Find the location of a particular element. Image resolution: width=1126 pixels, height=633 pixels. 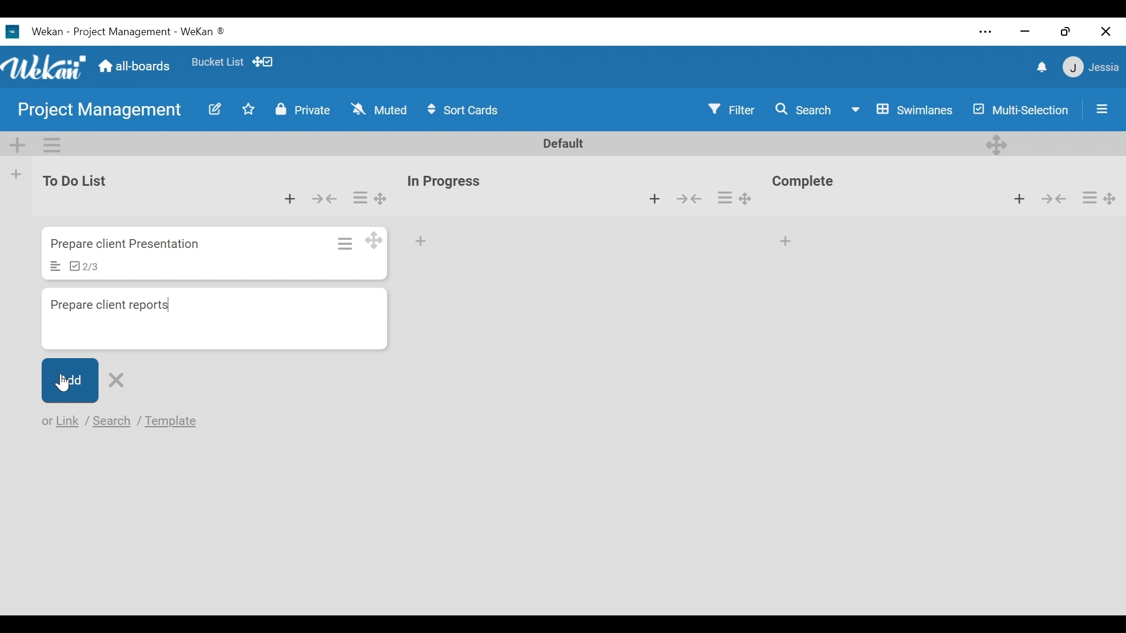

notifications is located at coordinates (1039, 66).